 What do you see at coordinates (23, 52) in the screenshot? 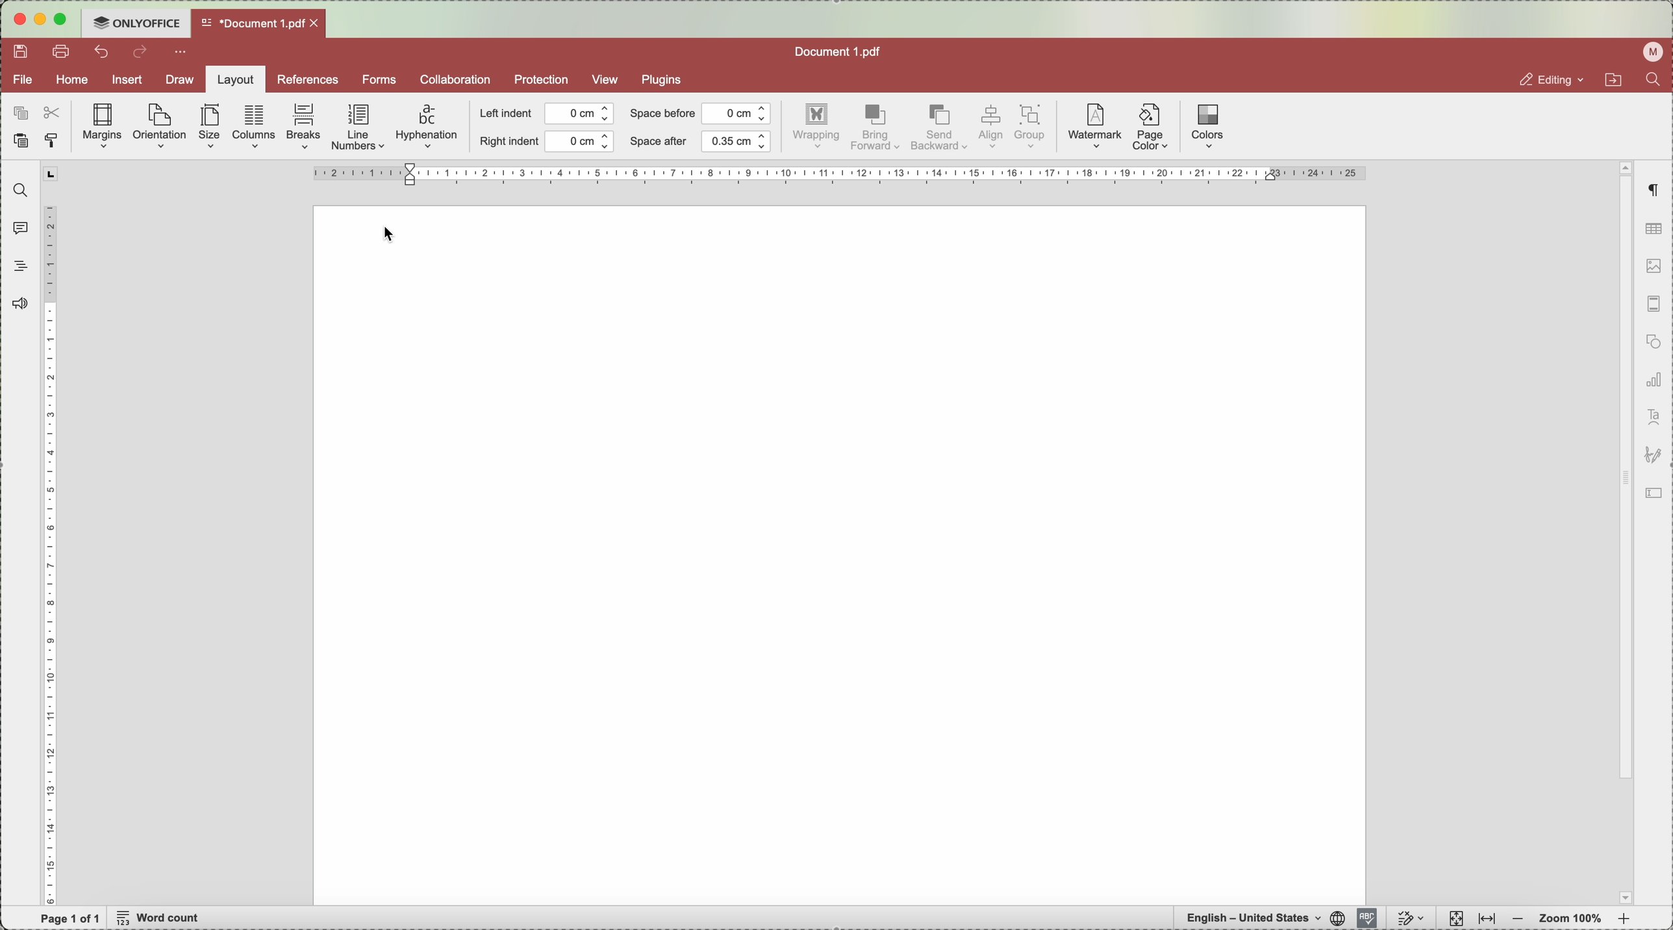
I see `save` at bounding box center [23, 52].